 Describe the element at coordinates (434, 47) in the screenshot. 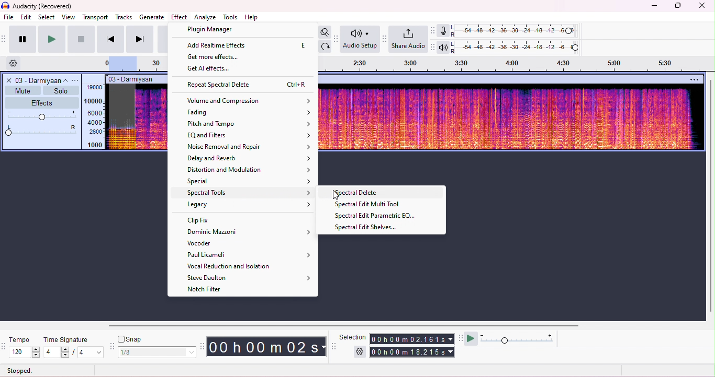

I see `playback meter toolbar` at that location.